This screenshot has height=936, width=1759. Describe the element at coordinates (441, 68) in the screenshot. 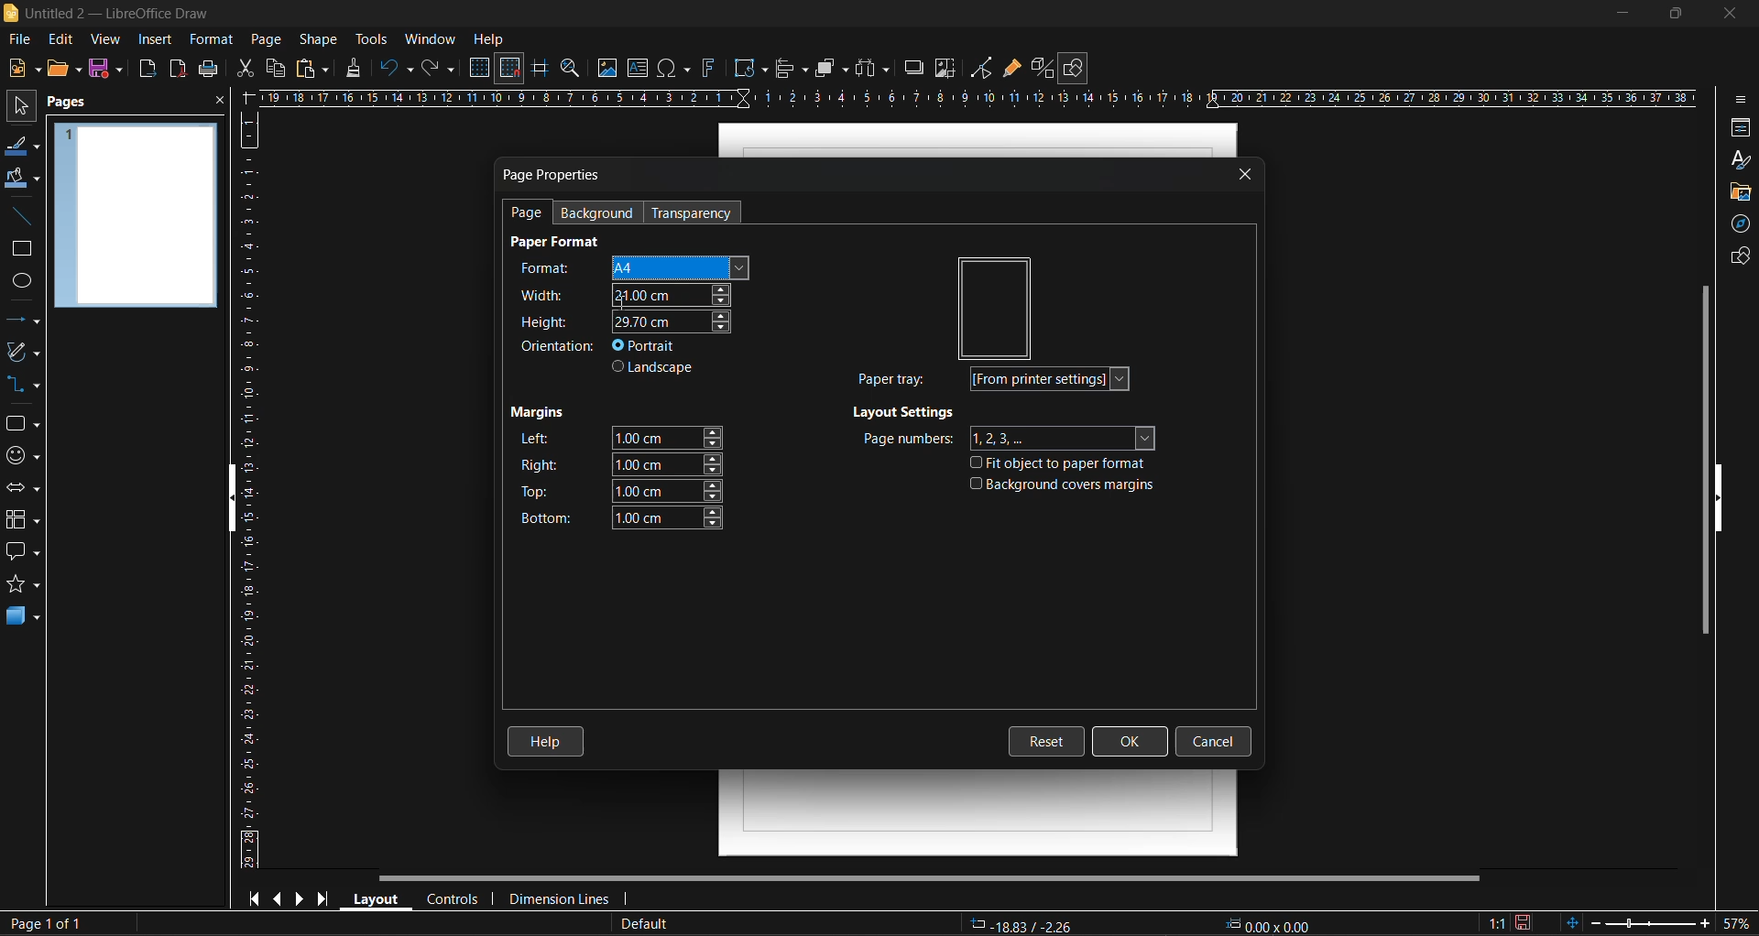

I see `redo` at that location.